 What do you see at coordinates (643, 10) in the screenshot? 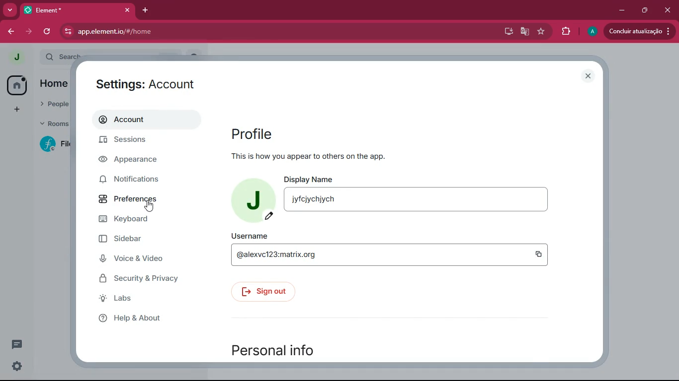
I see `maximize` at bounding box center [643, 10].